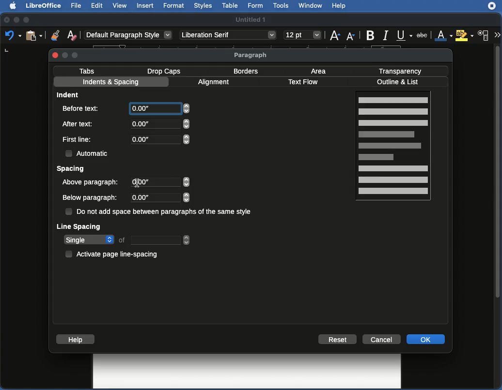 This screenshot has width=502, height=390. Describe the element at coordinates (484, 36) in the screenshot. I see `Character` at that location.